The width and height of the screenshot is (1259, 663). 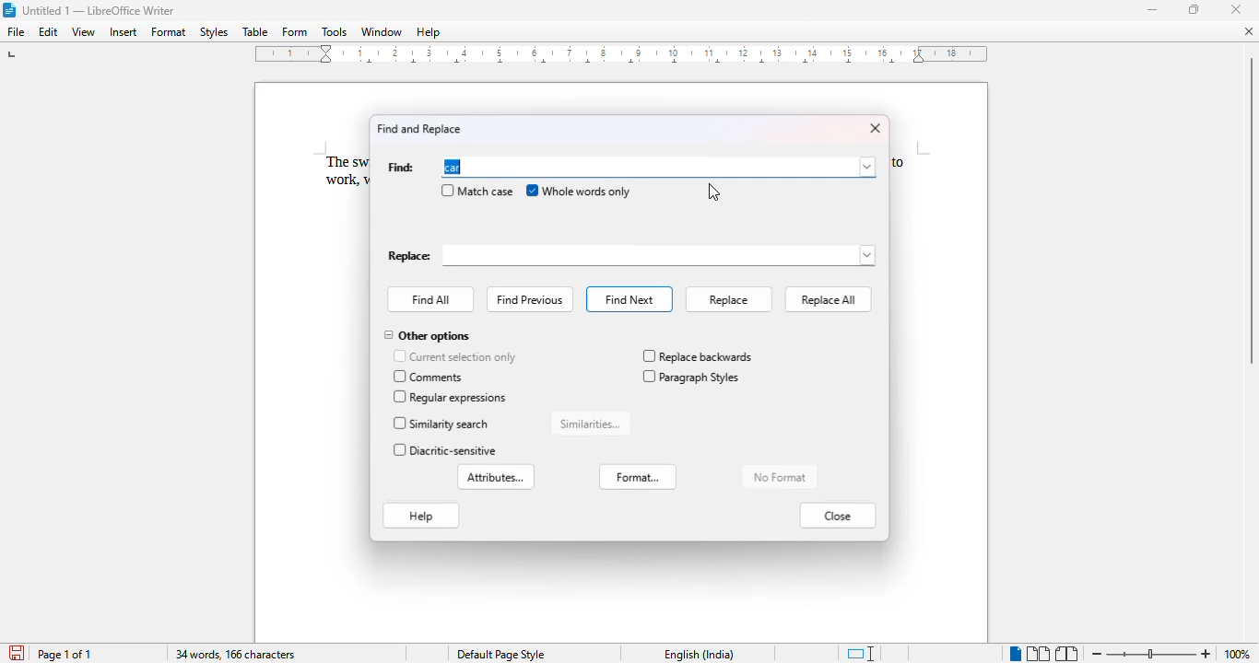 What do you see at coordinates (65, 654) in the screenshot?
I see `page 1 of 1` at bounding box center [65, 654].